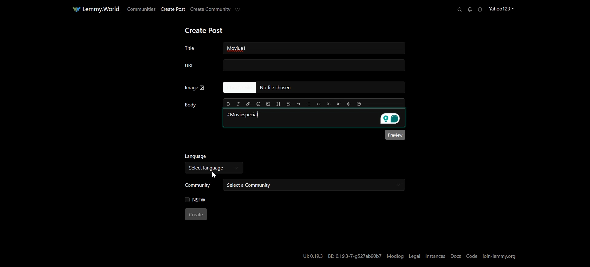  I want to click on Profile, so click(503, 9).